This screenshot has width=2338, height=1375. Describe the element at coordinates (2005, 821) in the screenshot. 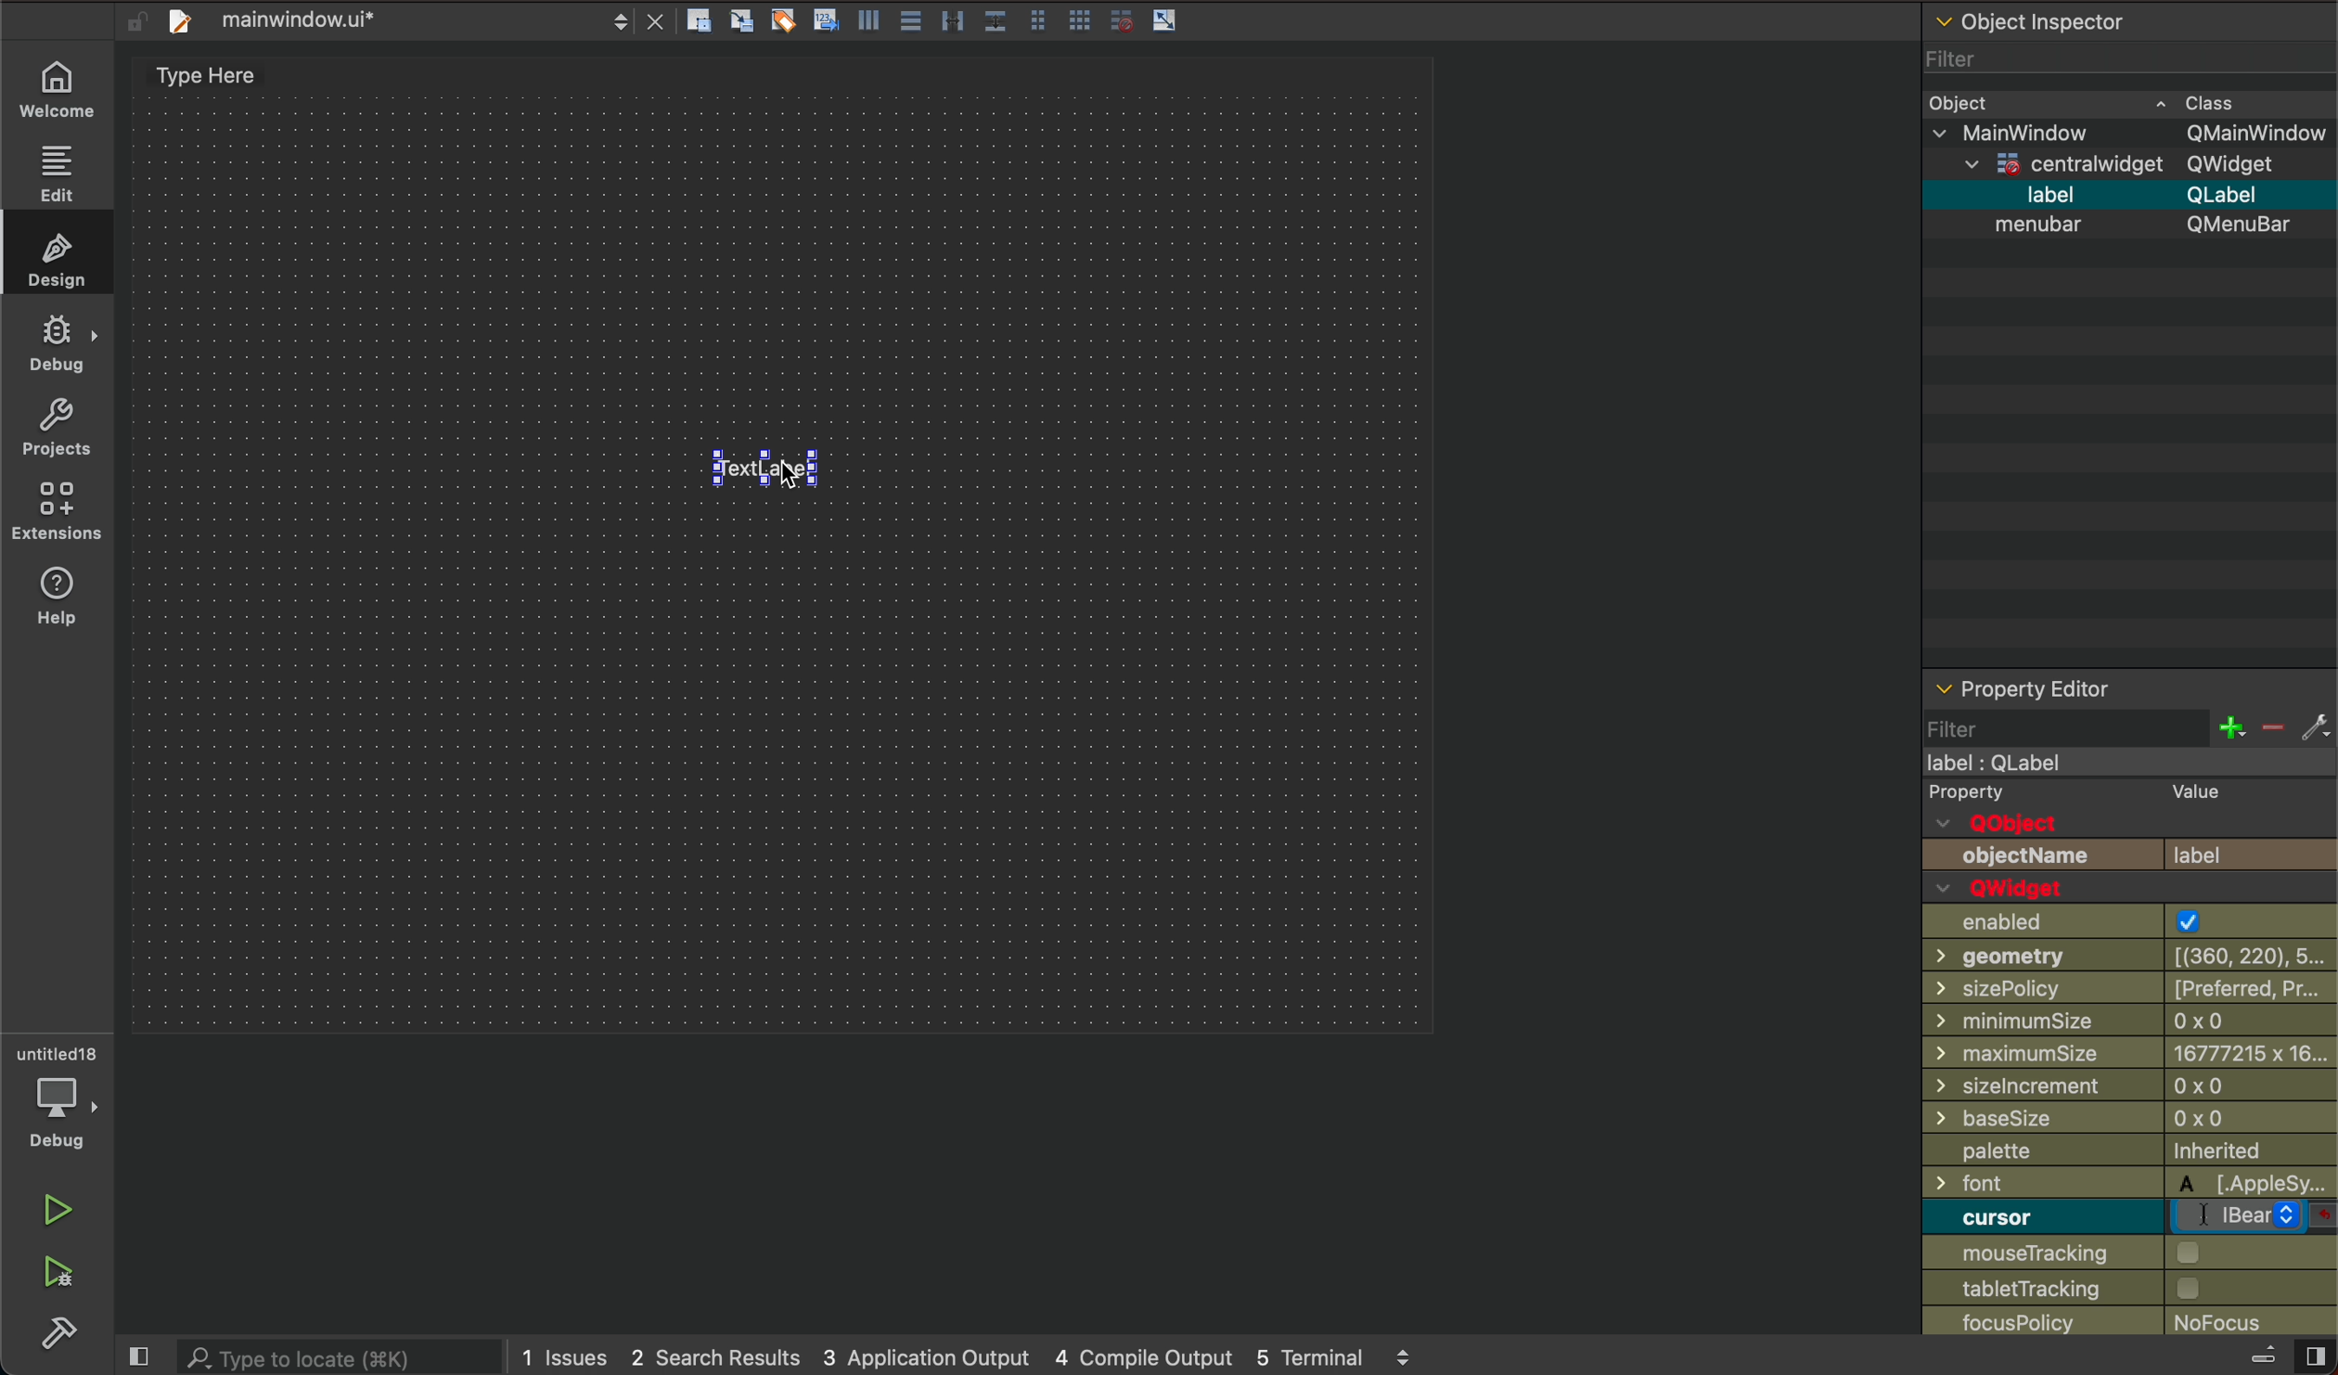

I see `QObject` at that location.